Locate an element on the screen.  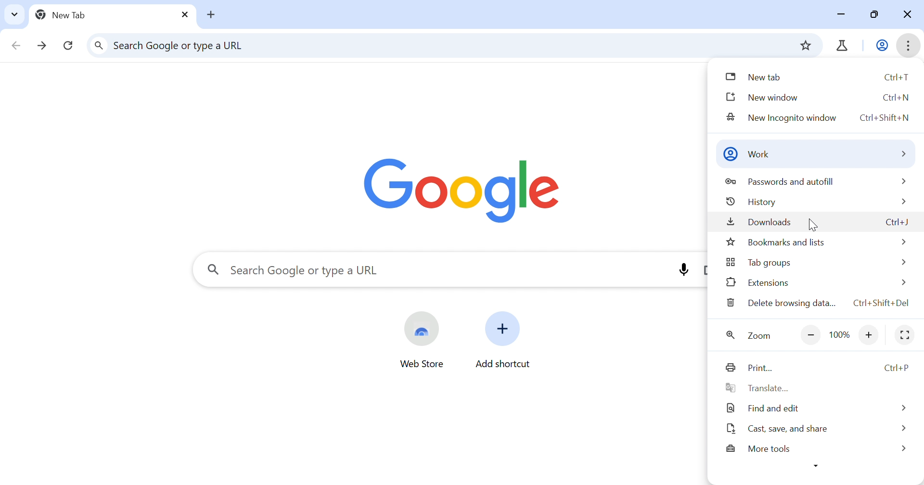
Print is located at coordinates (749, 369).